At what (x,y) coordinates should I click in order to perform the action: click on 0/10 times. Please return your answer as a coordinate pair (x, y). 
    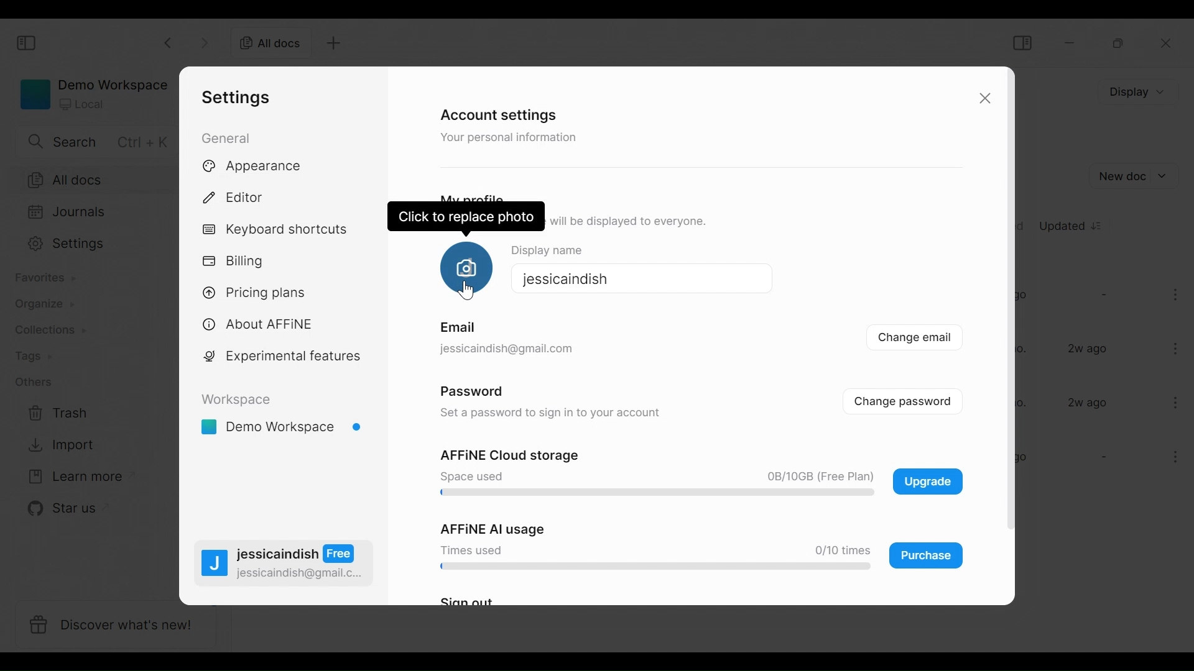
    Looking at the image, I should click on (838, 550).